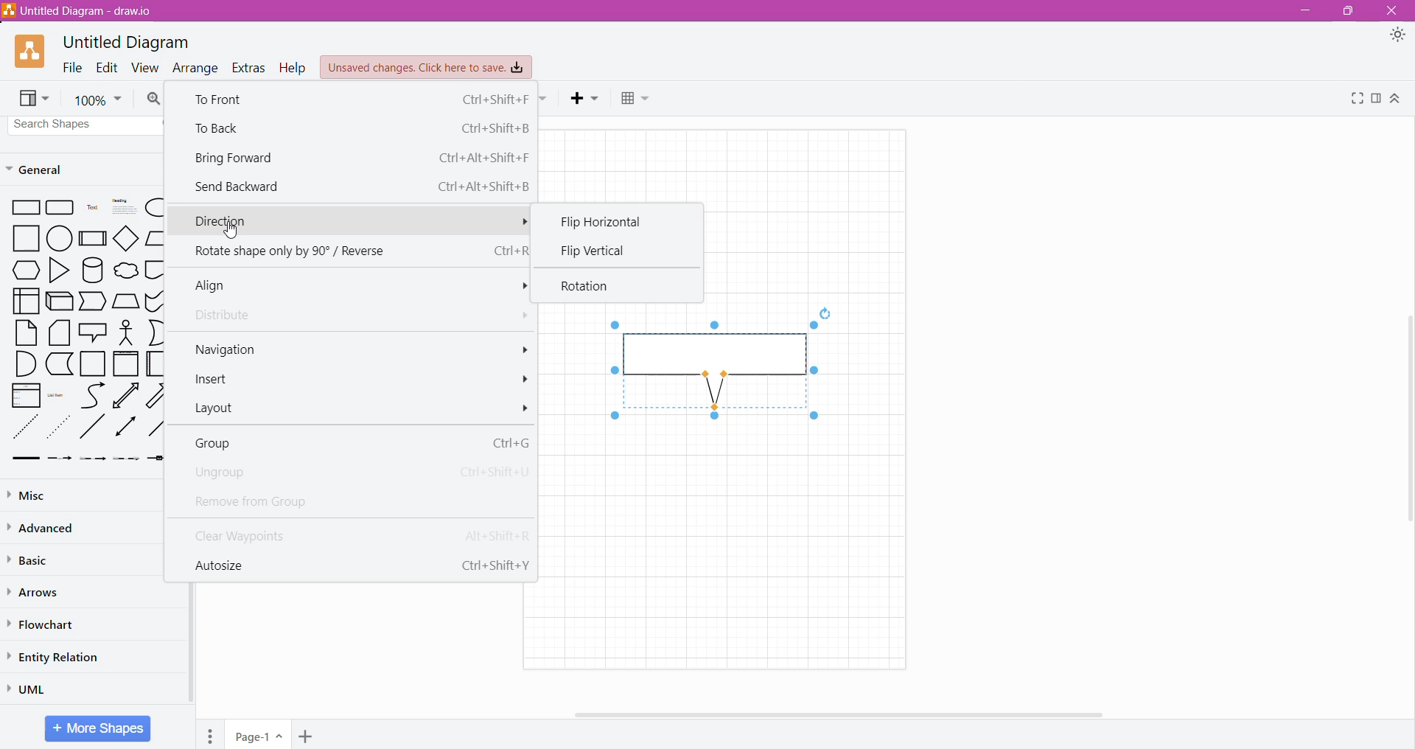 Image resolution: width=1415 pixels, height=749 pixels. What do you see at coordinates (44, 528) in the screenshot?
I see `Advanced` at bounding box center [44, 528].